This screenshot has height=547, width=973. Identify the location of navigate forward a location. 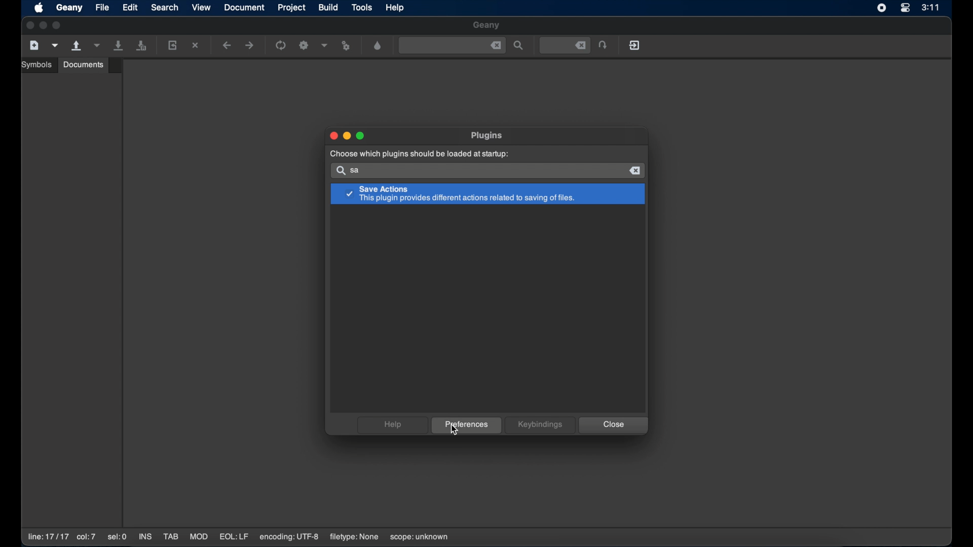
(250, 46).